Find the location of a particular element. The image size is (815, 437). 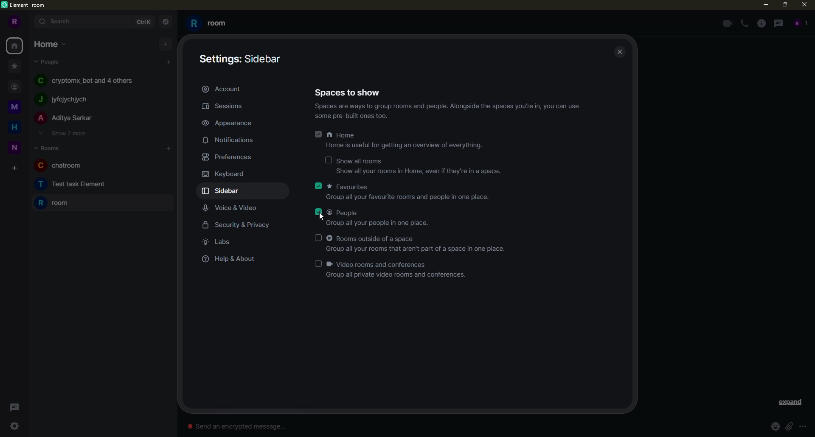

emoji is located at coordinates (773, 426).